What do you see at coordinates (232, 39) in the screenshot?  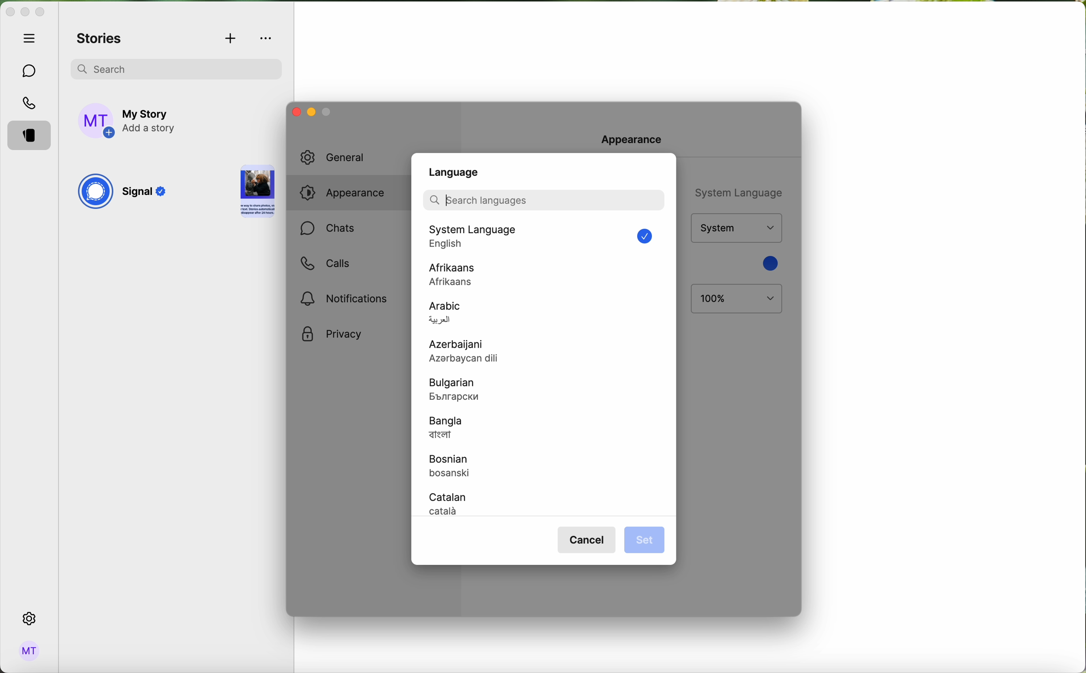 I see `add` at bounding box center [232, 39].